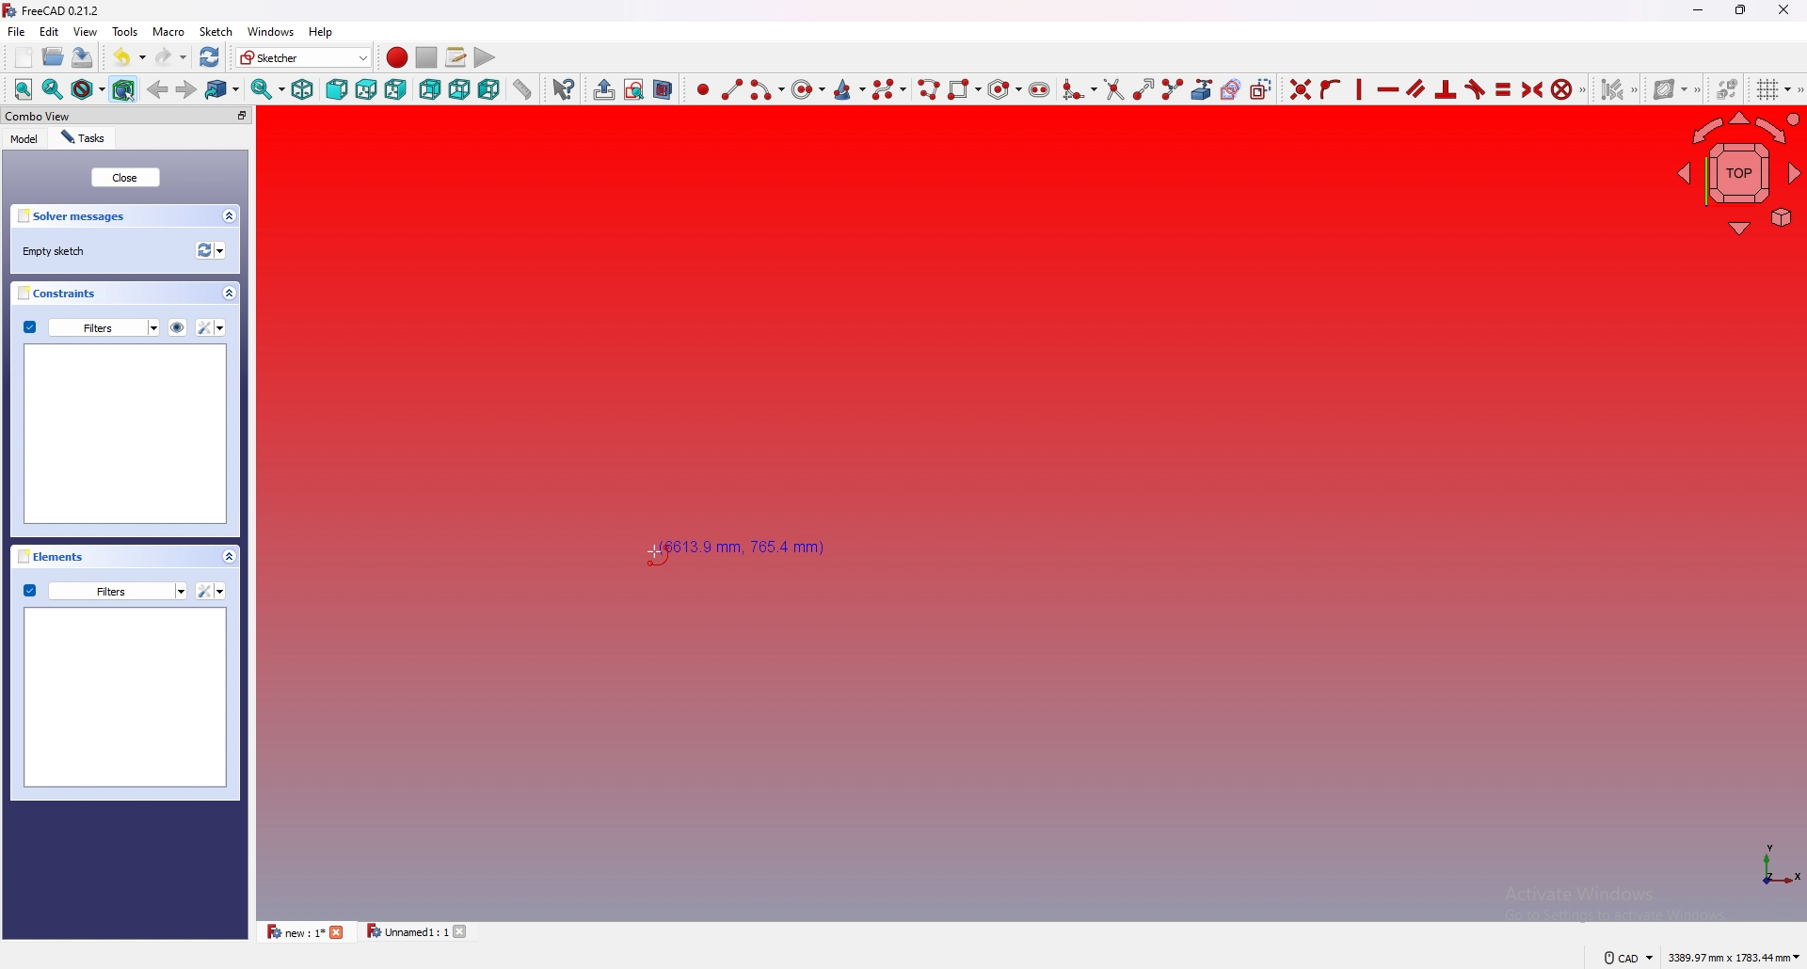 The image size is (1807, 969). What do you see at coordinates (23, 89) in the screenshot?
I see `fit all` at bounding box center [23, 89].